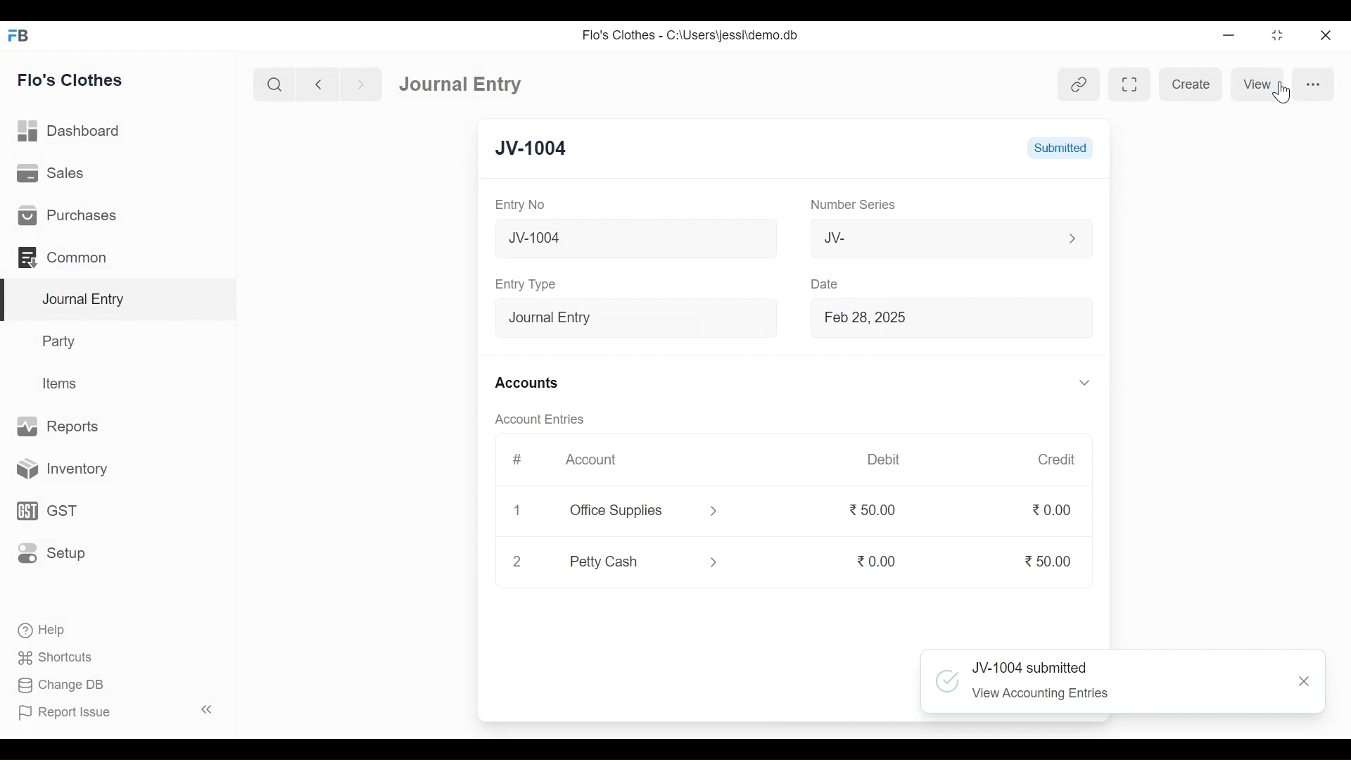  What do you see at coordinates (919, 239) in the screenshot?
I see `JV-` at bounding box center [919, 239].